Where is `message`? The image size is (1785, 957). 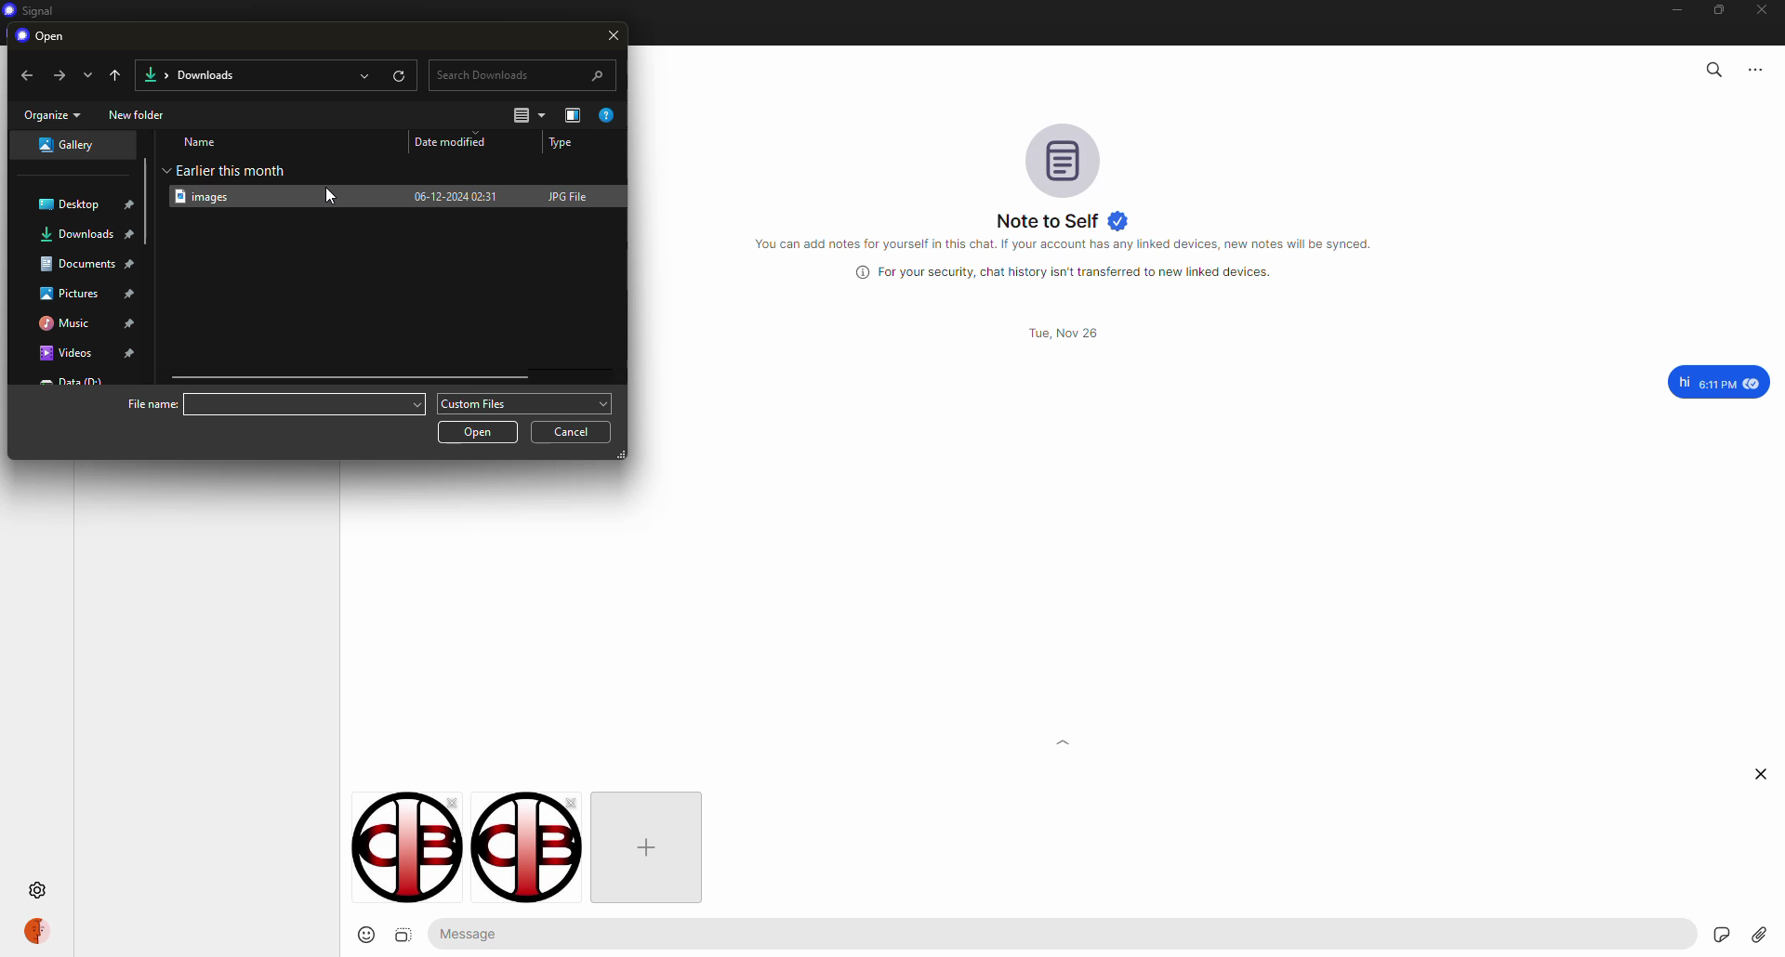 message is located at coordinates (1718, 382).